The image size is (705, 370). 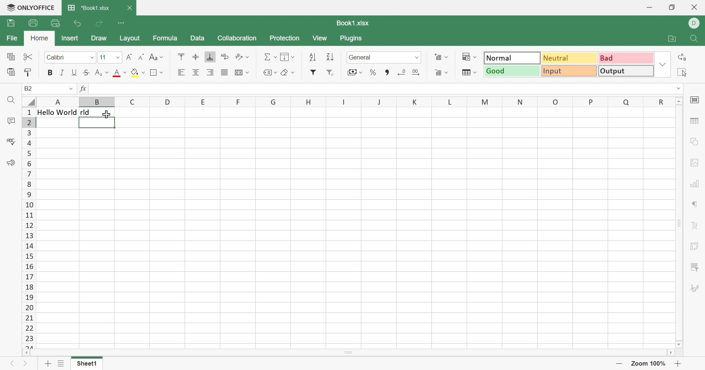 What do you see at coordinates (694, 247) in the screenshot?
I see `Pivot table settings` at bounding box center [694, 247].